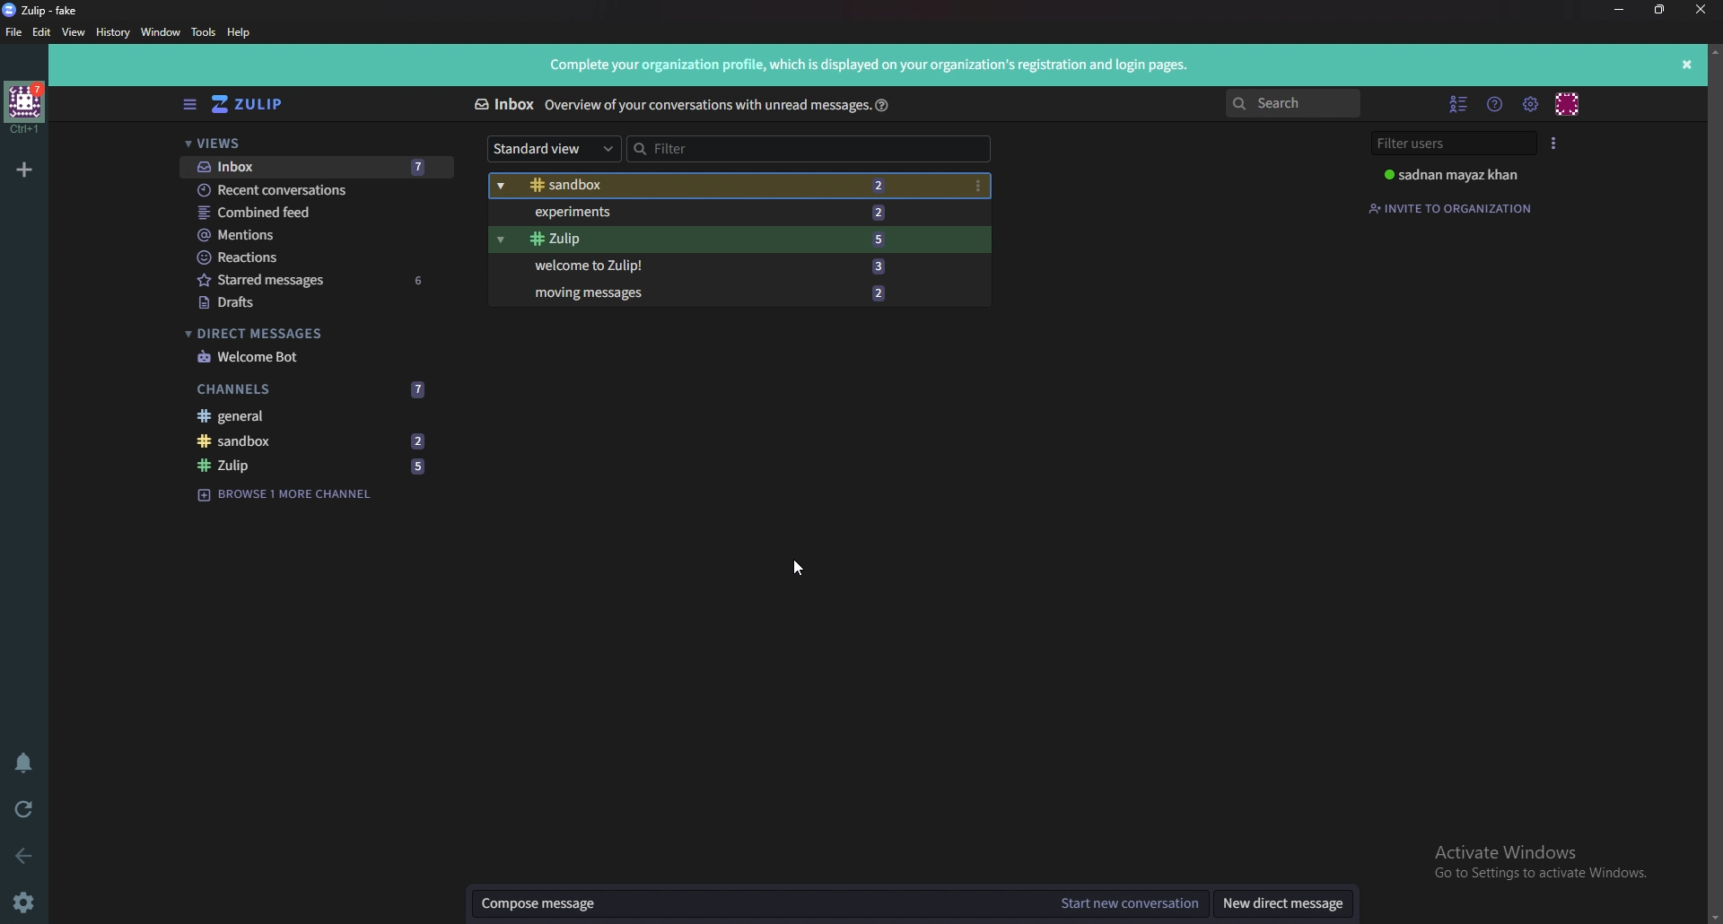 The width and height of the screenshot is (1723, 924). Describe the element at coordinates (162, 32) in the screenshot. I see `Window` at that location.